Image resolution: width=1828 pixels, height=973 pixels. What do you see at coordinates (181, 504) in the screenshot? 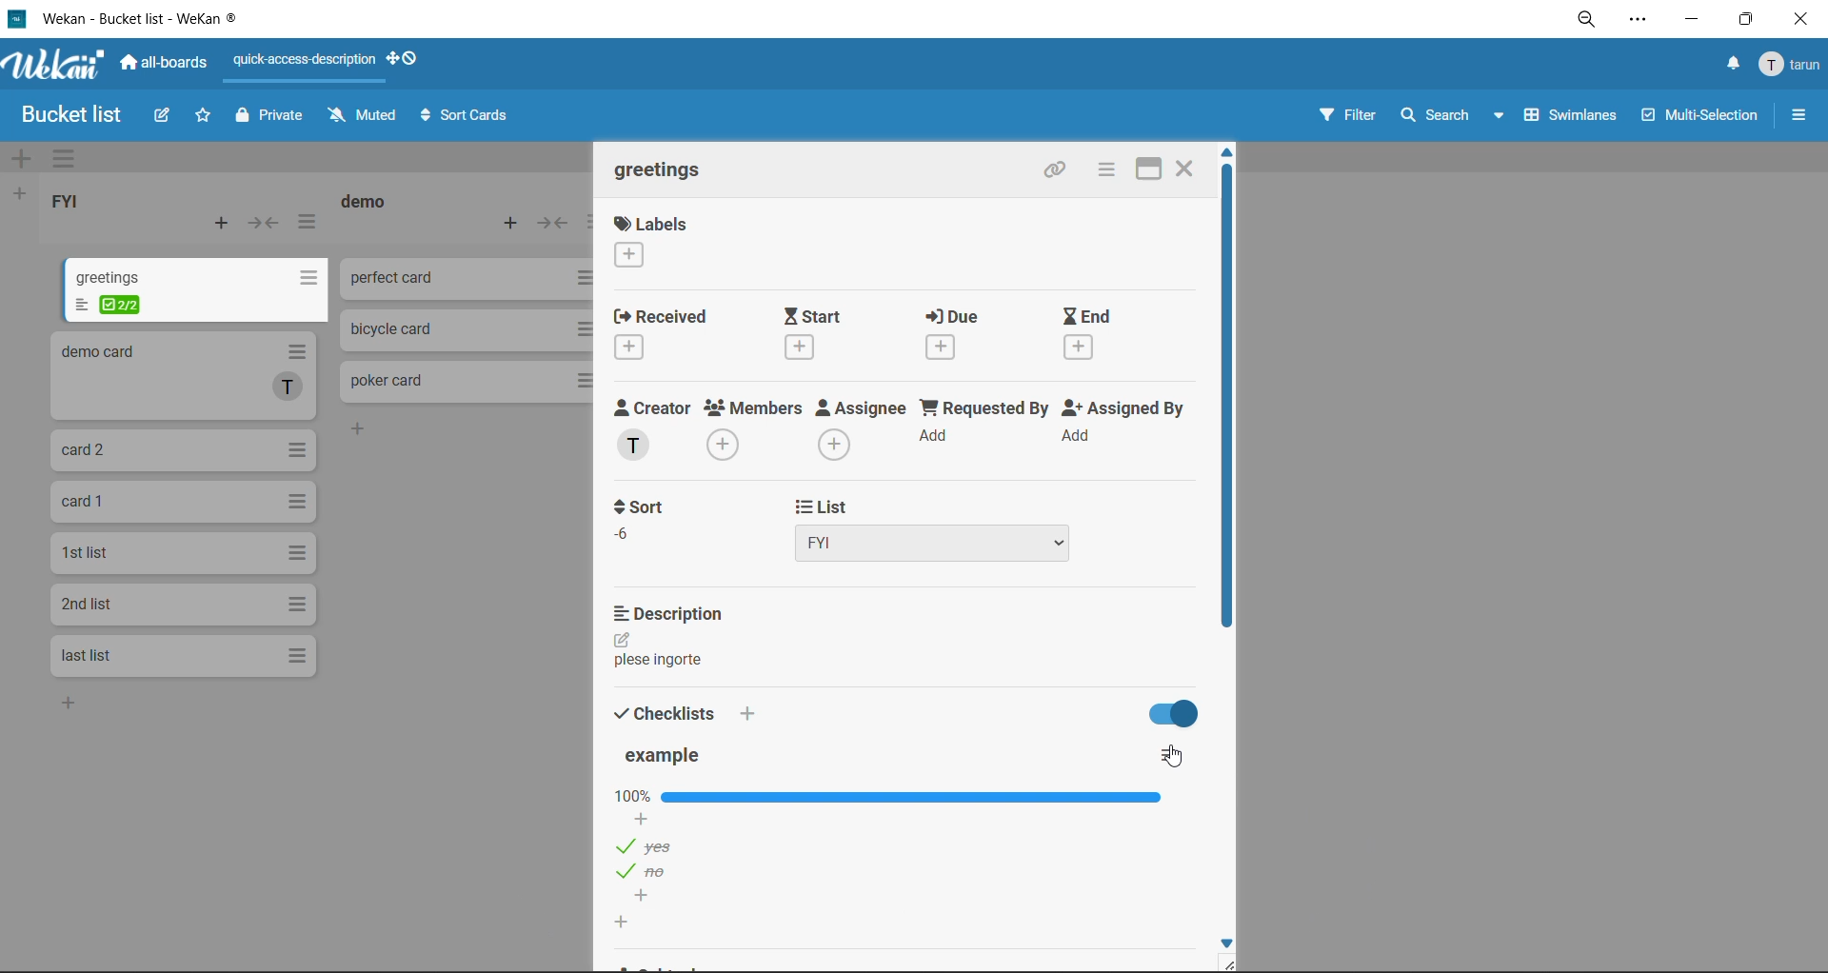
I see `cards` at bounding box center [181, 504].